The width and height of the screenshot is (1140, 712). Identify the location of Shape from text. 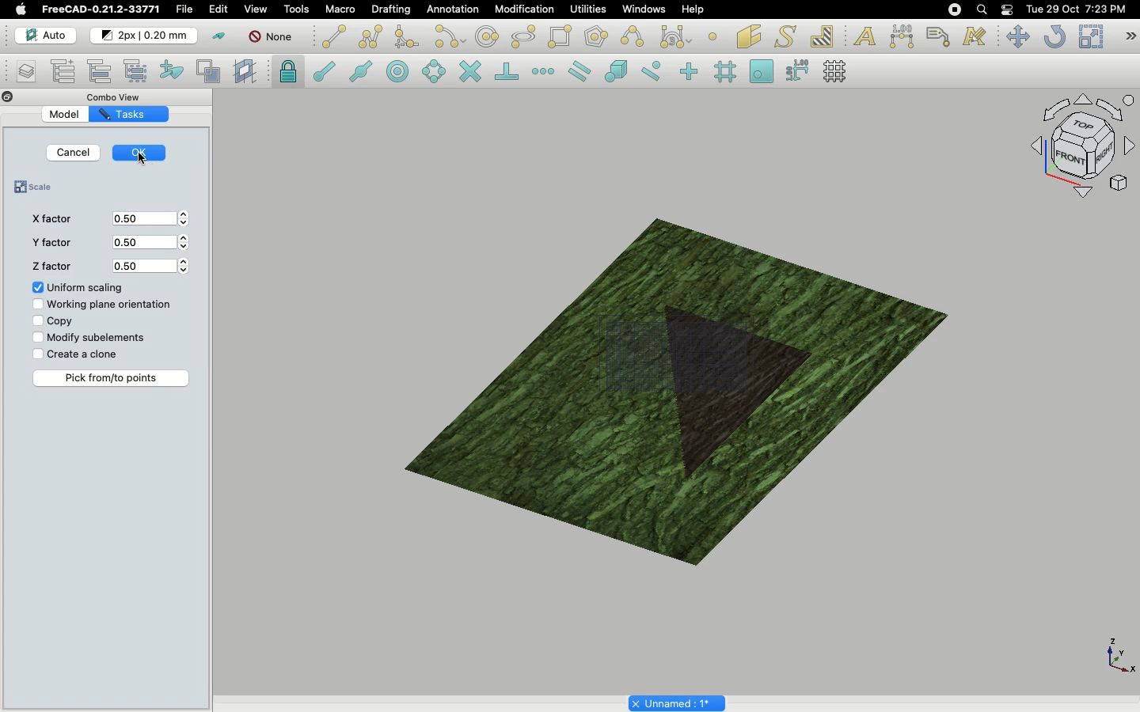
(784, 36).